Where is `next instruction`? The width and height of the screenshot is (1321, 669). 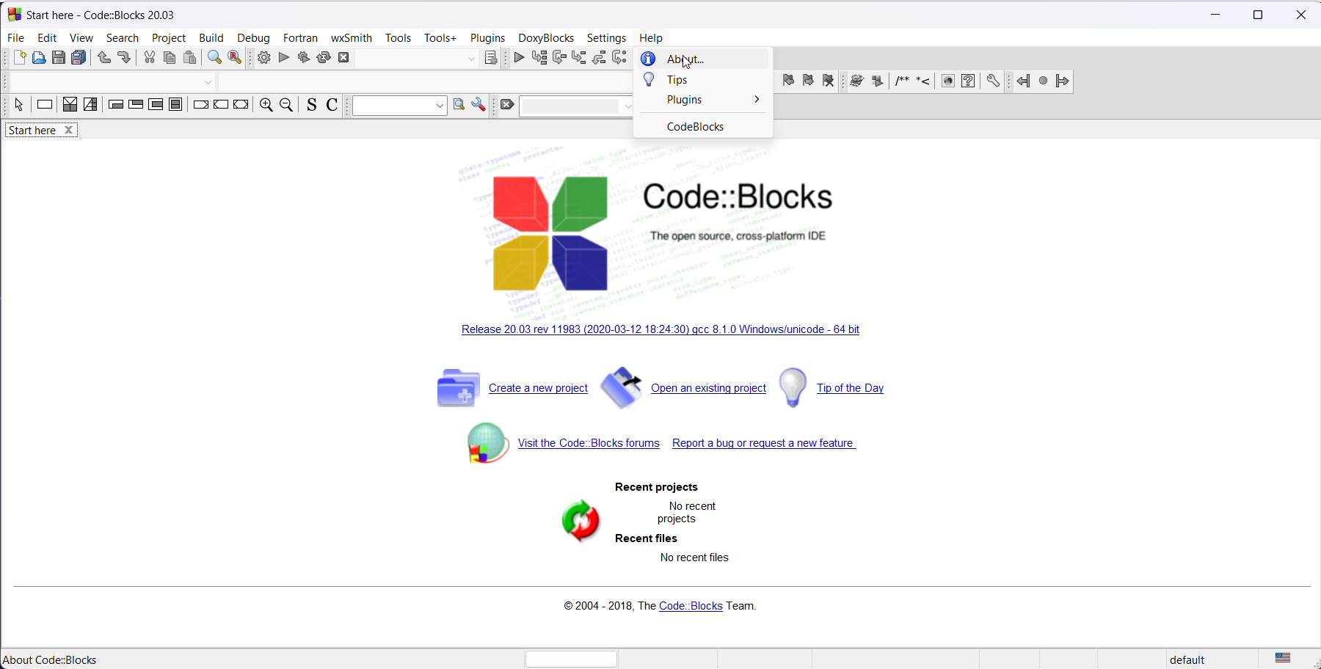 next instruction is located at coordinates (620, 59).